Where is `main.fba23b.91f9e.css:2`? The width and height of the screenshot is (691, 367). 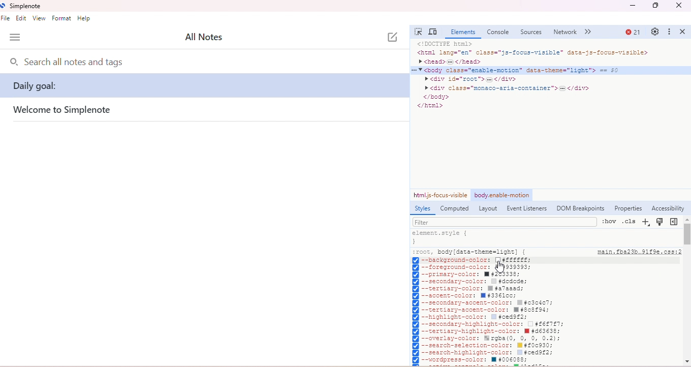
main.fba23b.91f9e.css:2 is located at coordinates (637, 253).